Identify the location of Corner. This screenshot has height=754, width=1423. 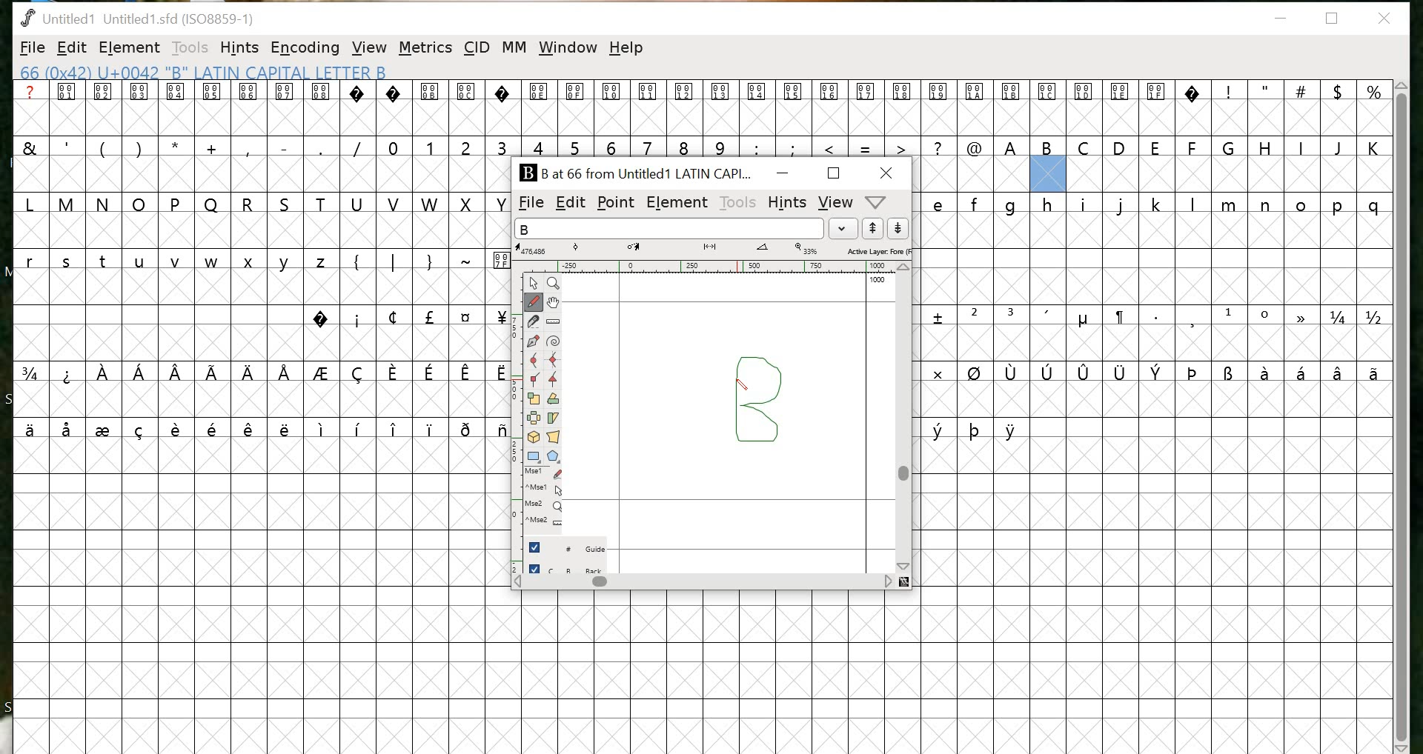
(536, 381).